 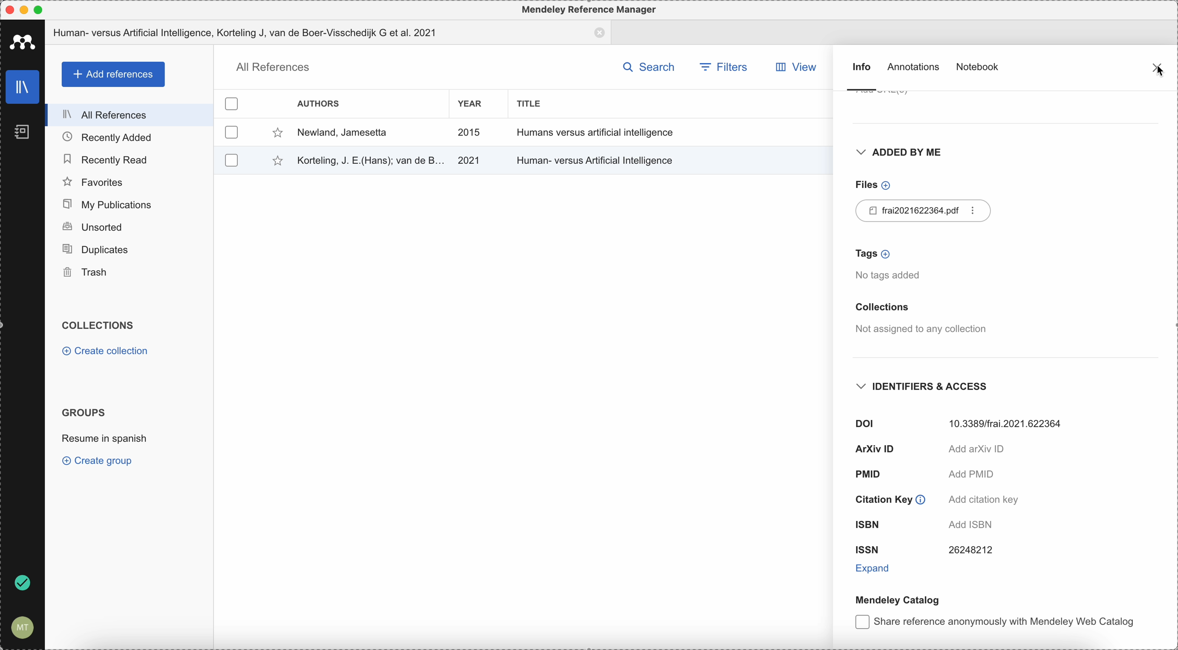 I want to click on Human-versus Artificial Intelligence, so click(x=598, y=159).